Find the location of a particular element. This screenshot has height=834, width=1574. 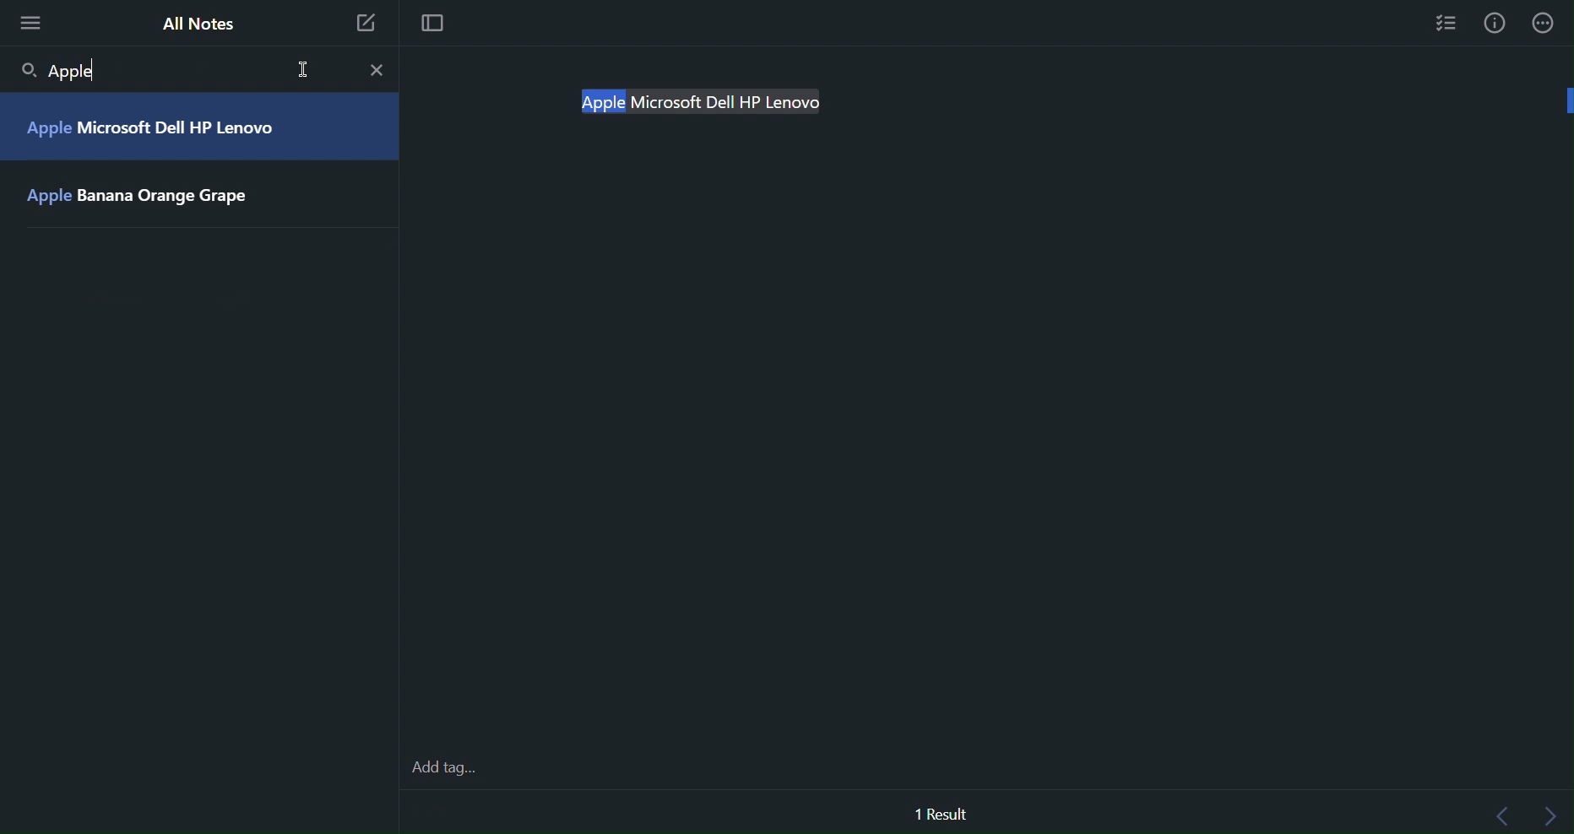

Apple | is located at coordinates (50, 131).